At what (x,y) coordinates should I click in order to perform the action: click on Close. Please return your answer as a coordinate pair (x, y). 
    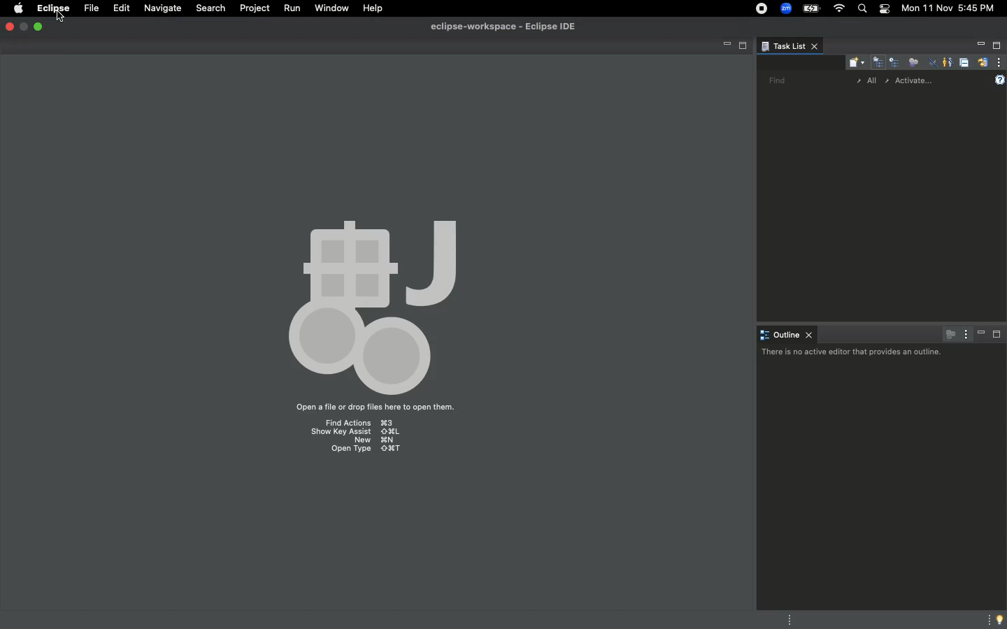
    Looking at the image, I should click on (9, 26).